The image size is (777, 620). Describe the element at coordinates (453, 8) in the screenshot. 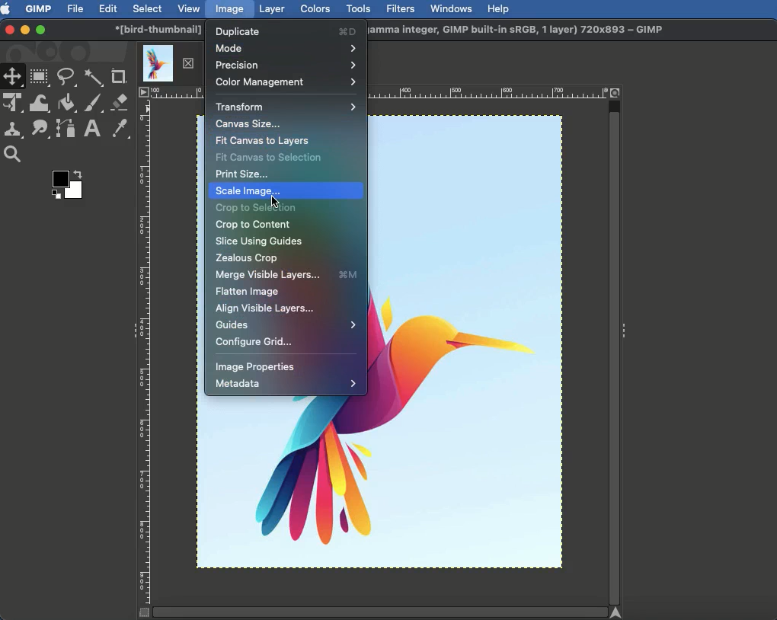

I see `Window` at that location.